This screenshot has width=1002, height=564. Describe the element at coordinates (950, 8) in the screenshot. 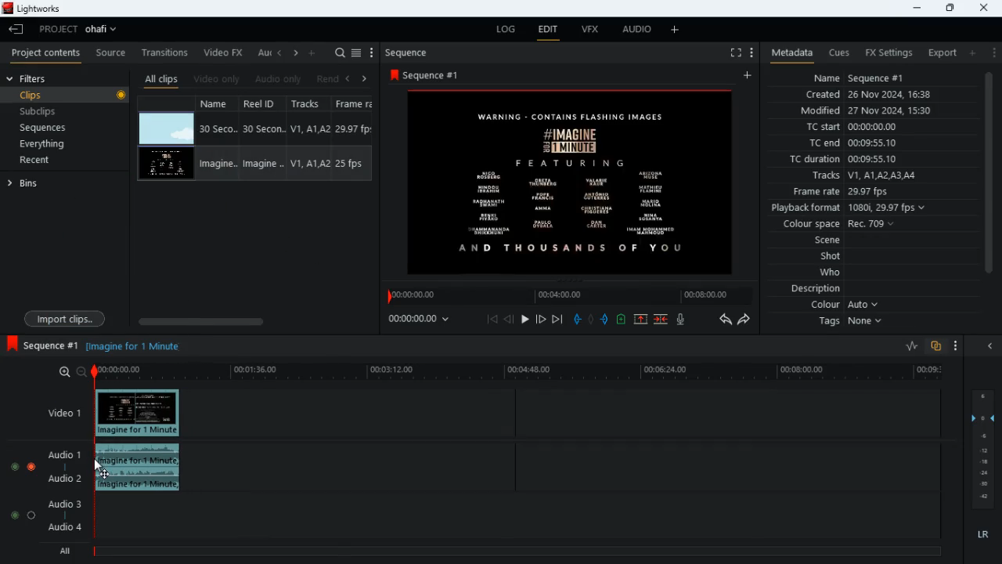

I see `maximize` at that location.